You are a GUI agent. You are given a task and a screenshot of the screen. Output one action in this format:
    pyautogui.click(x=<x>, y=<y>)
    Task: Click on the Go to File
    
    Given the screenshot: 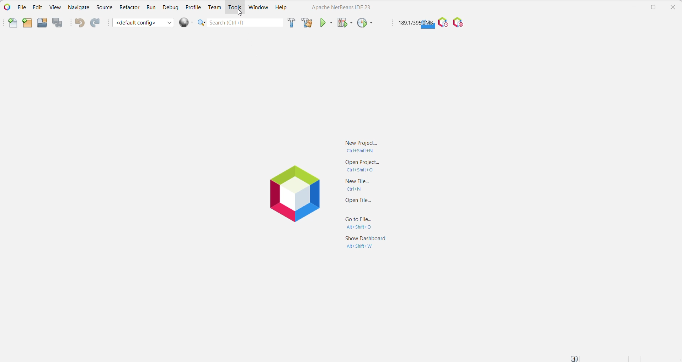 What is the action you would take?
    pyautogui.click(x=355, y=224)
    